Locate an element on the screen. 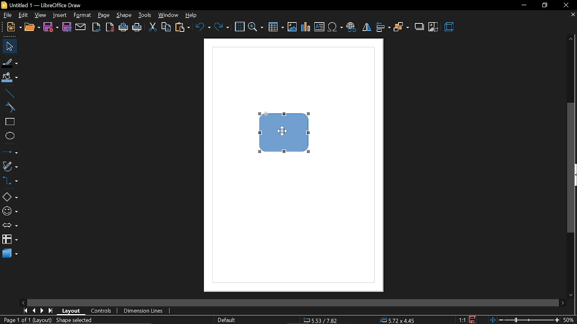  move left is located at coordinates (24, 303).